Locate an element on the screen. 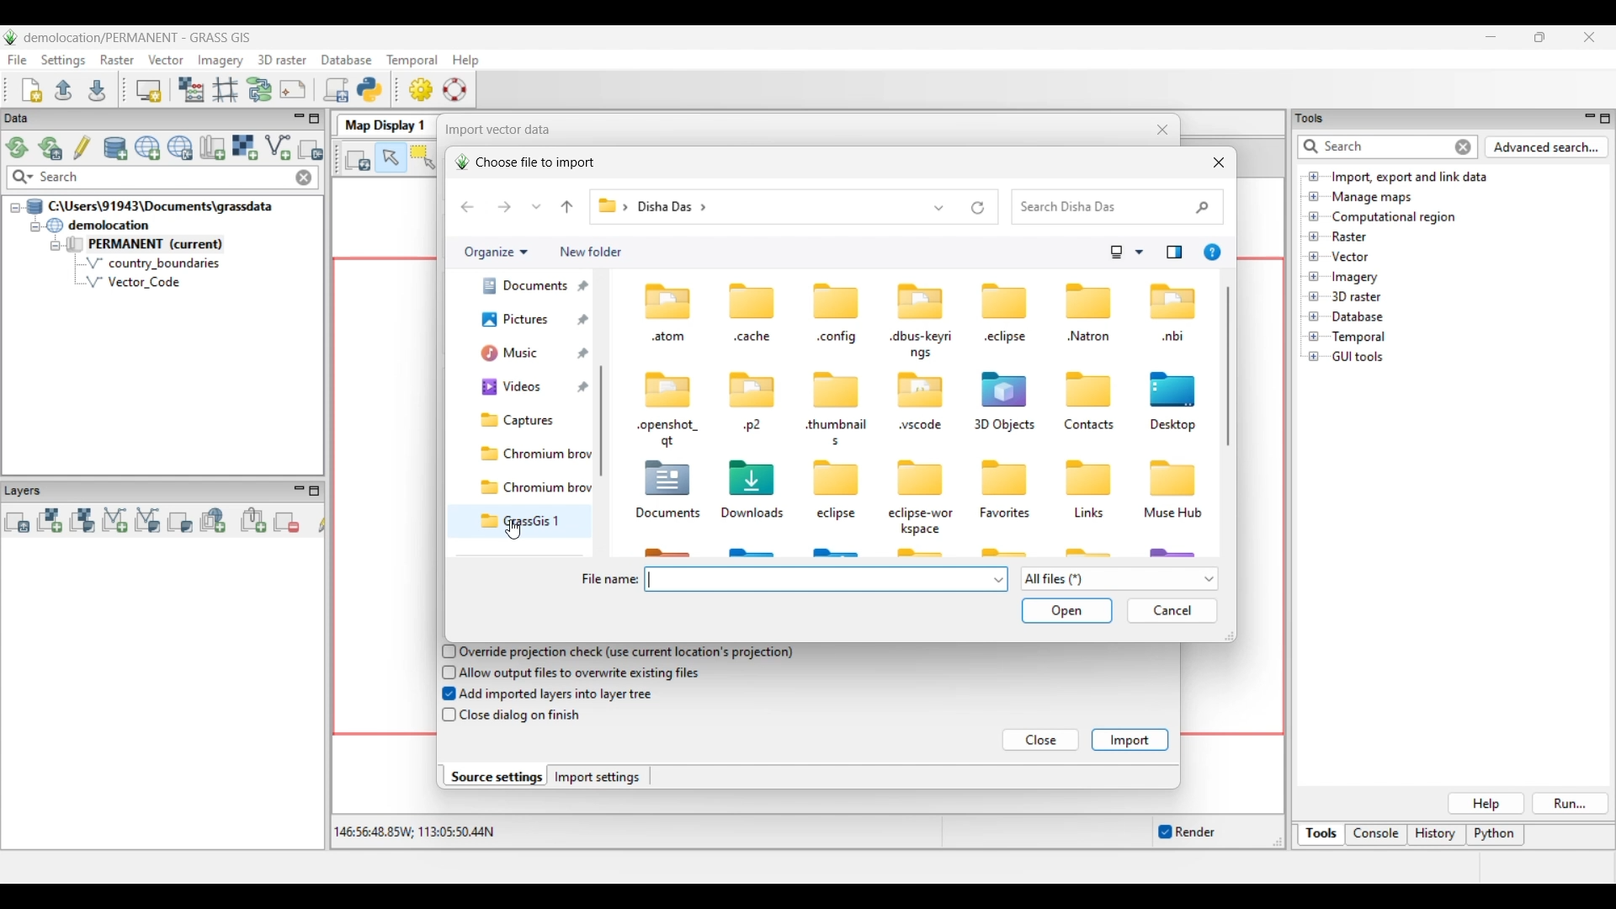  Click to open GUI tools is located at coordinates (1314, 357).